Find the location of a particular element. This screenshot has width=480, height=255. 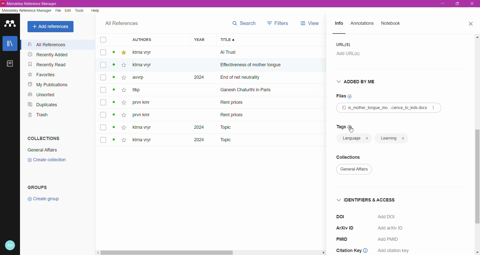

All References is located at coordinates (51, 27).